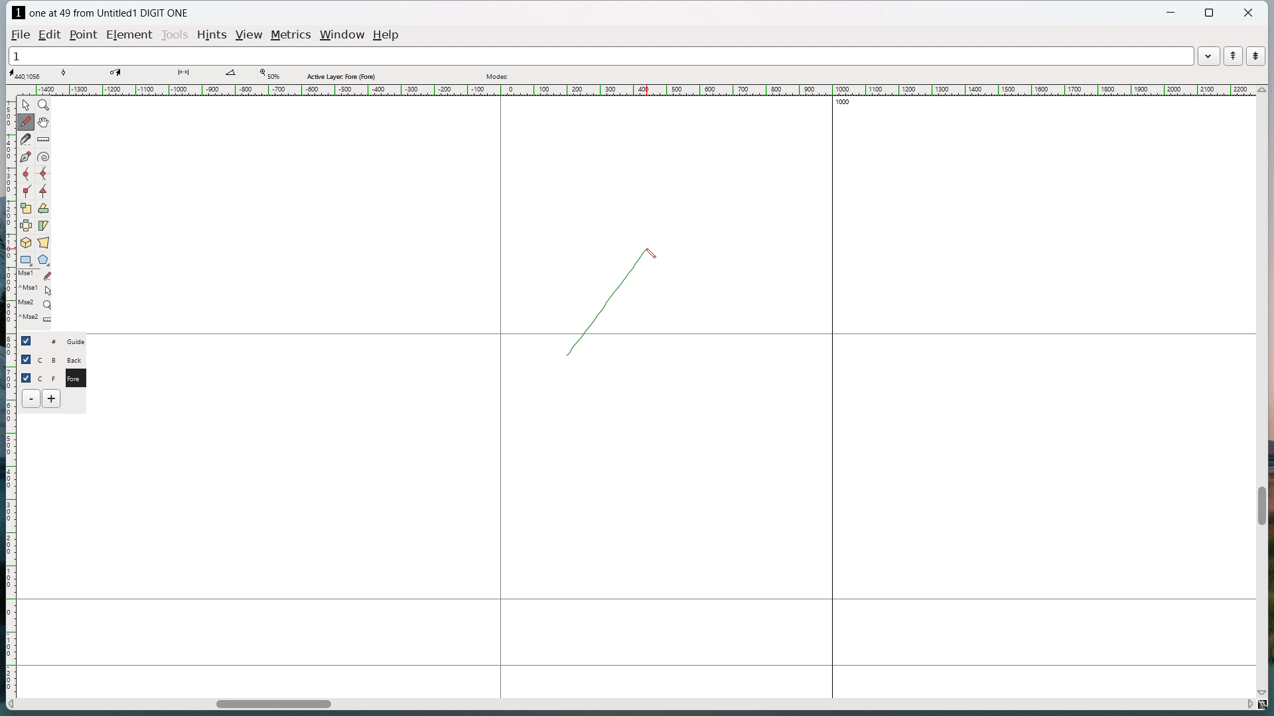 The height and width of the screenshot is (716, 1274). Describe the element at coordinates (250, 35) in the screenshot. I see `view` at that location.